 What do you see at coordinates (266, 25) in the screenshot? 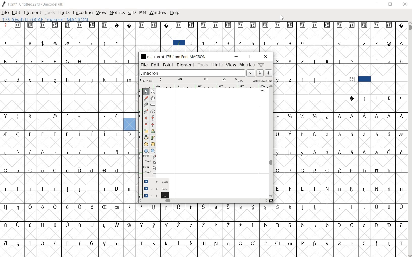
I see `Symbol` at bounding box center [266, 25].